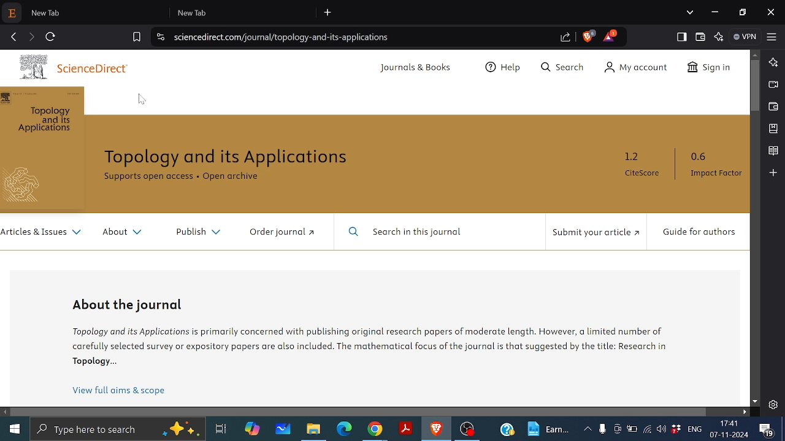 The image size is (785, 441). What do you see at coordinates (772, 37) in the screenshot?
I see `Customize and controll brave` at bounding box center [772, 37].